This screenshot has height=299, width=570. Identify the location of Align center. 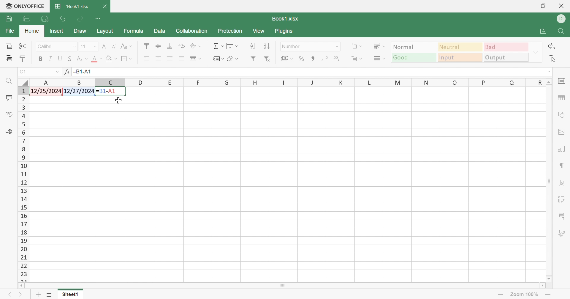
(158, 59).